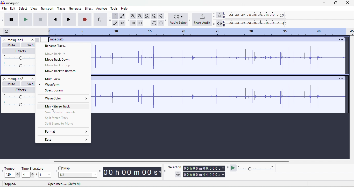  Describe the element at coordinates (200, 32) in the screenshot. I see `timeline` at that location.